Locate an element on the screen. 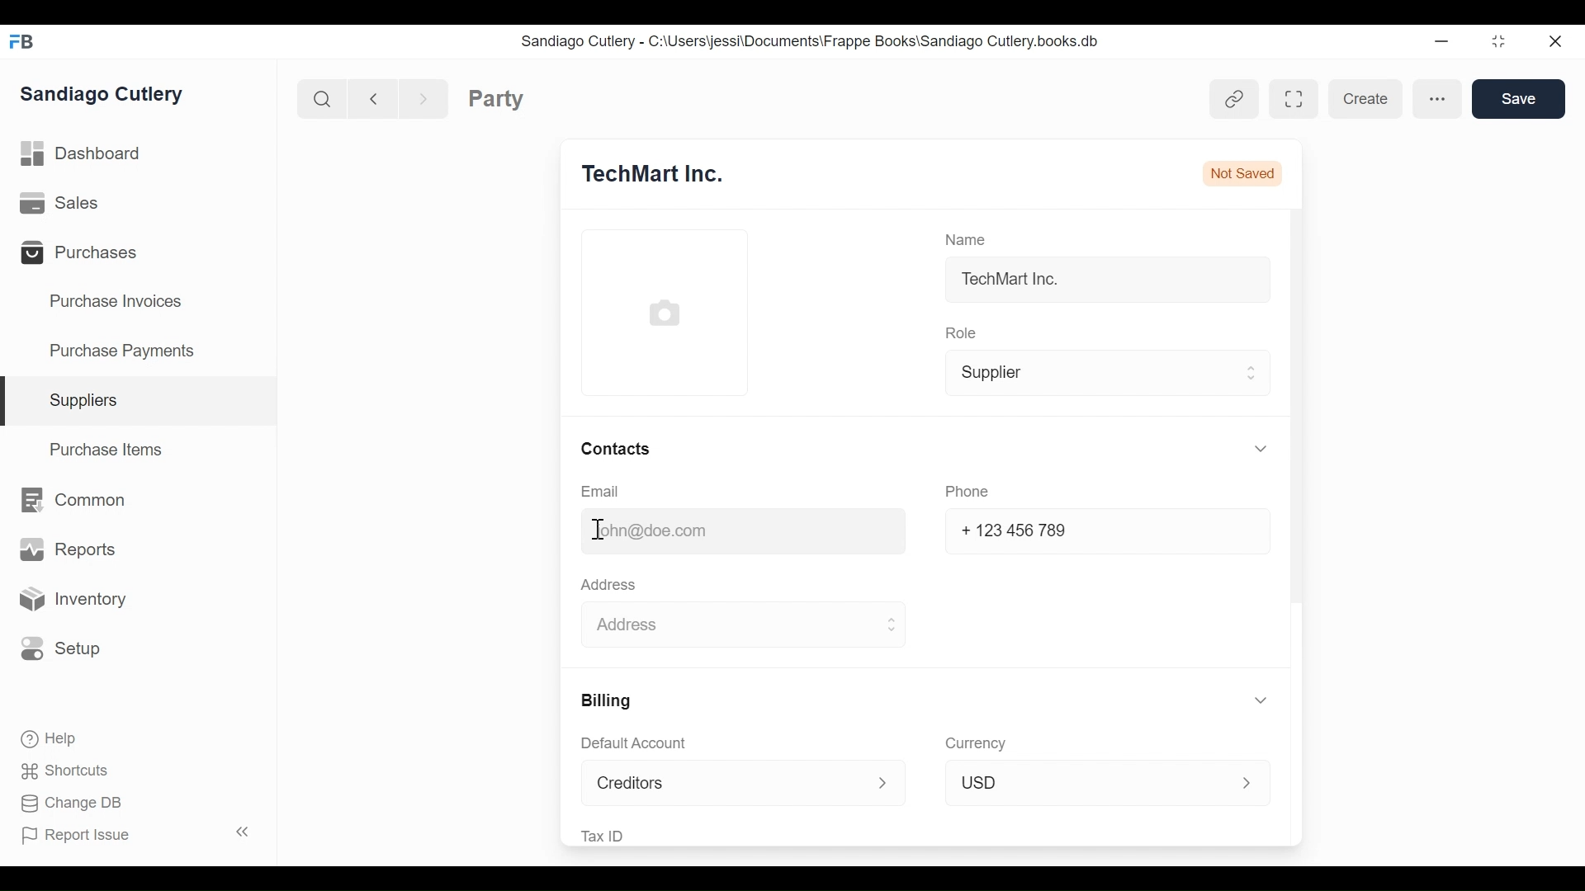 Image resolution: width=1585 pixels, height=891 pixels. Toggle between form and full width is located at coordinates (1288, 99).